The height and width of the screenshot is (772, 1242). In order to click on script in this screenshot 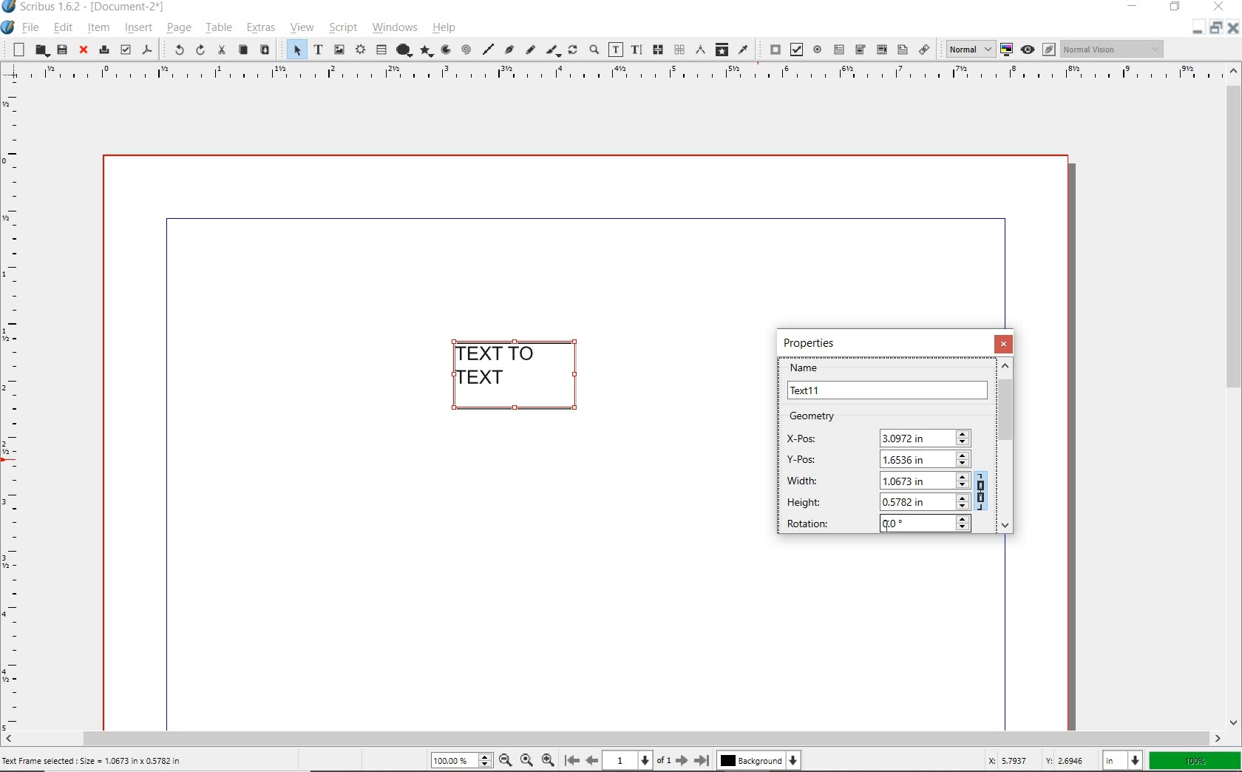, I will do `click(343, 27)`.